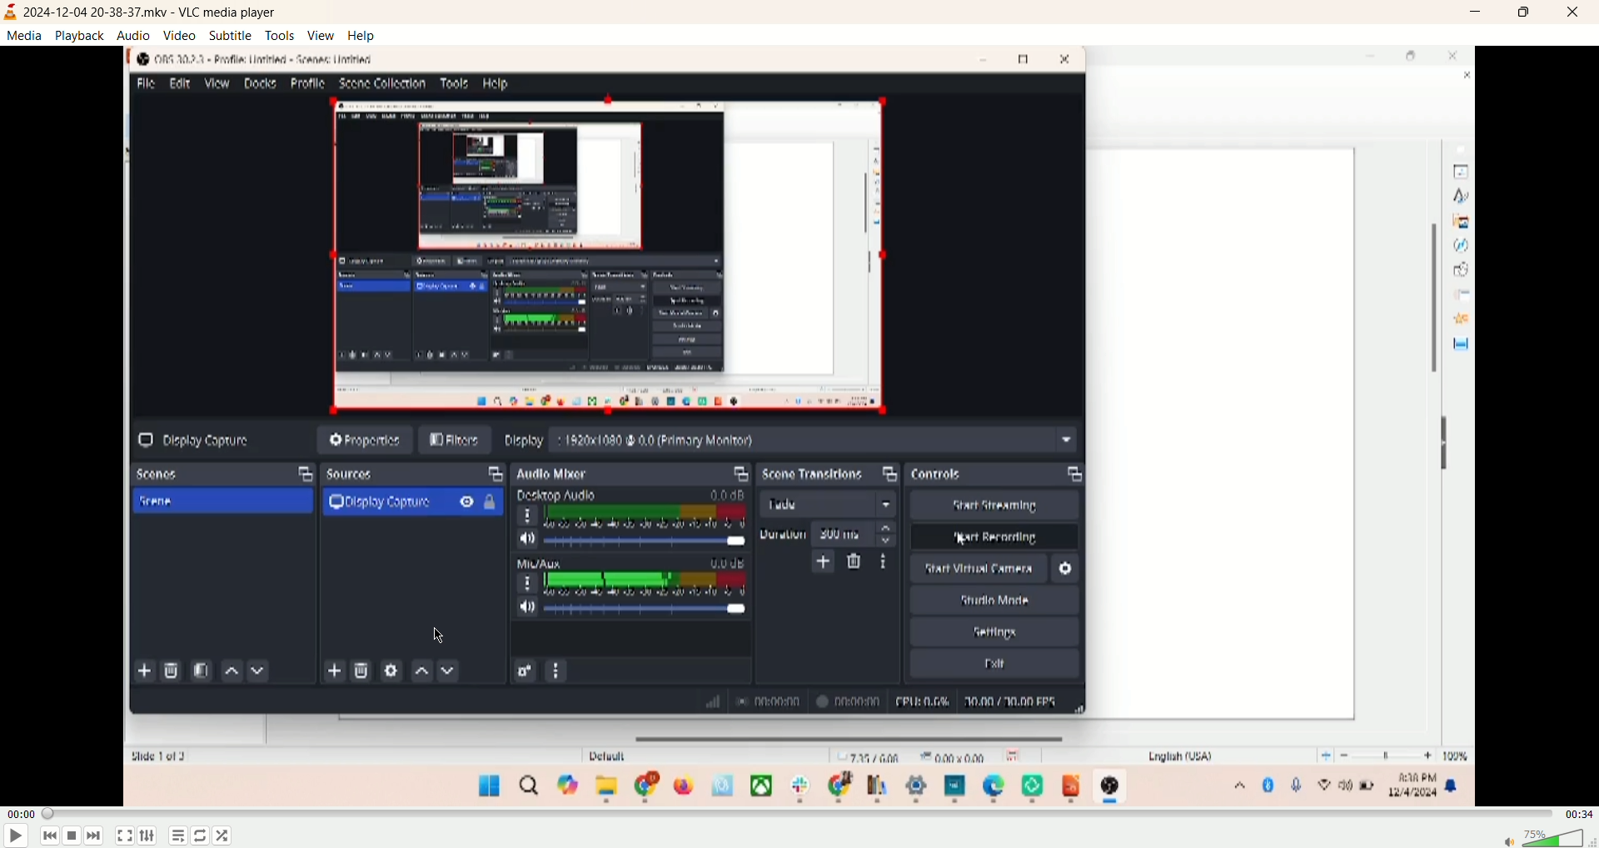 The width and height of the screenshot is (1599, 848). I want to click on progress bar, so click(802, 816).